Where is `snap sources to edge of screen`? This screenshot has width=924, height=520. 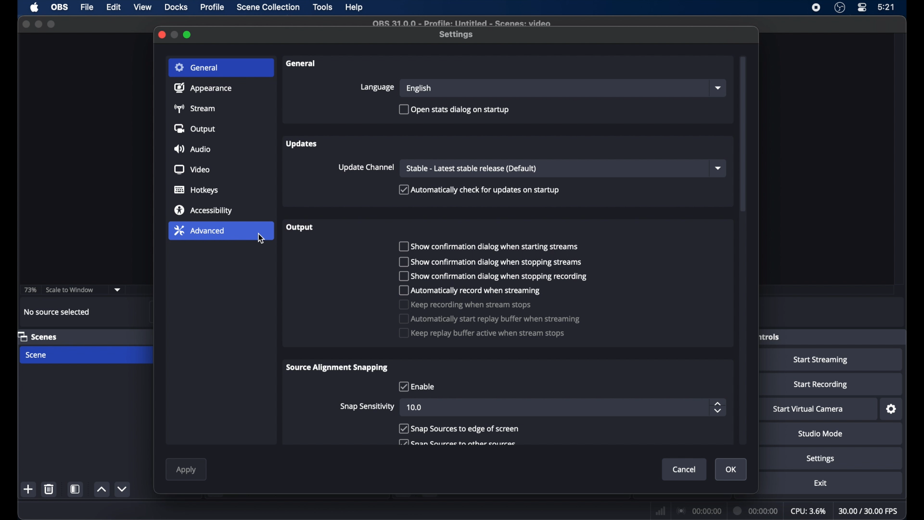
snap sources to edge of screen is located at coordinates (459, 429).